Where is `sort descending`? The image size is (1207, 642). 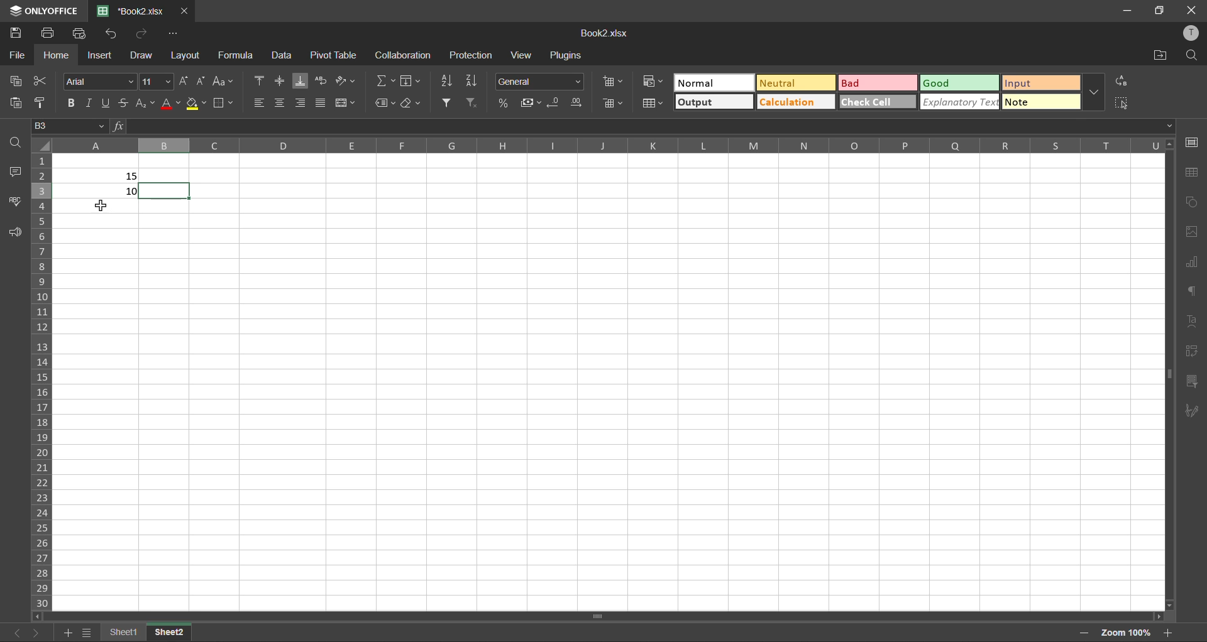
sort descending is located at coordinates (473, 80).